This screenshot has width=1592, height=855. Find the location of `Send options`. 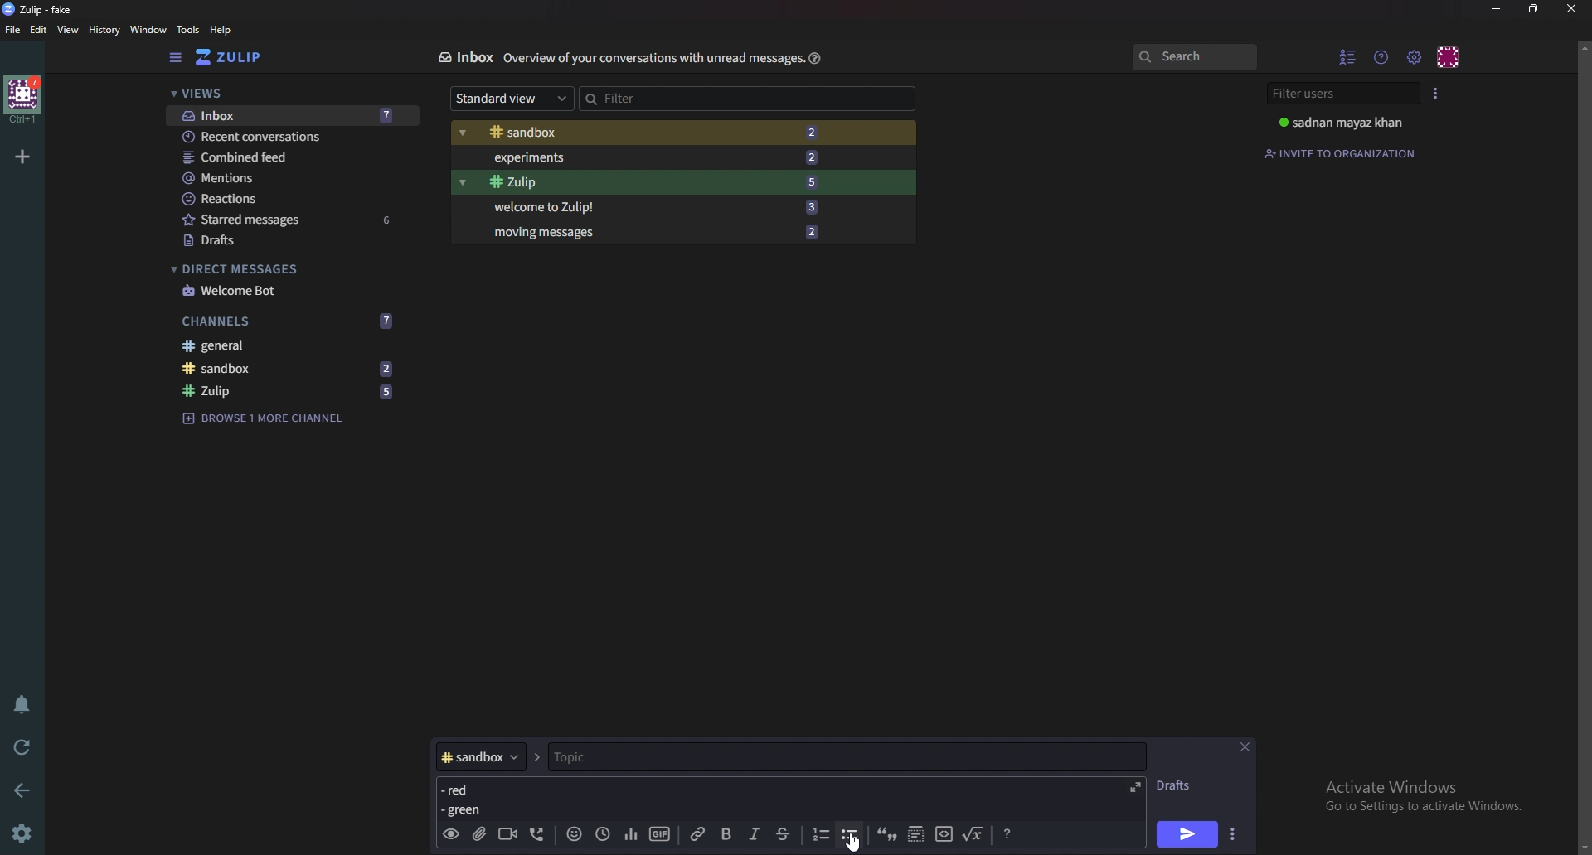

Send options is located at coordinates (1235, 834).